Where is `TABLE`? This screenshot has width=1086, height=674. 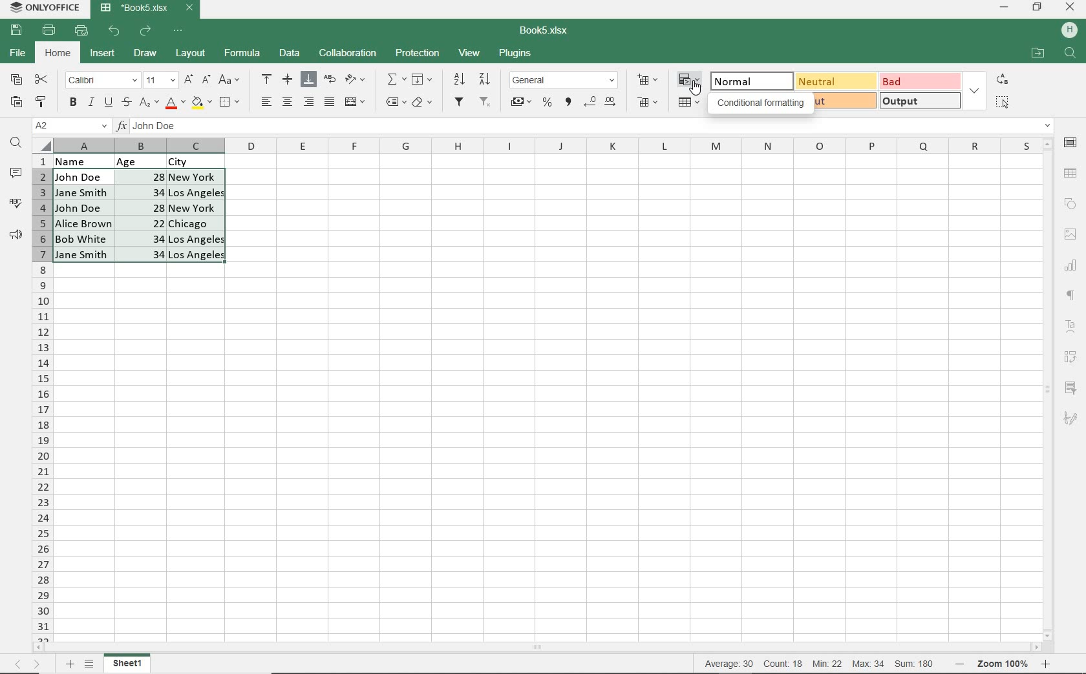
TABLE is located at coordinates (1071, 173).